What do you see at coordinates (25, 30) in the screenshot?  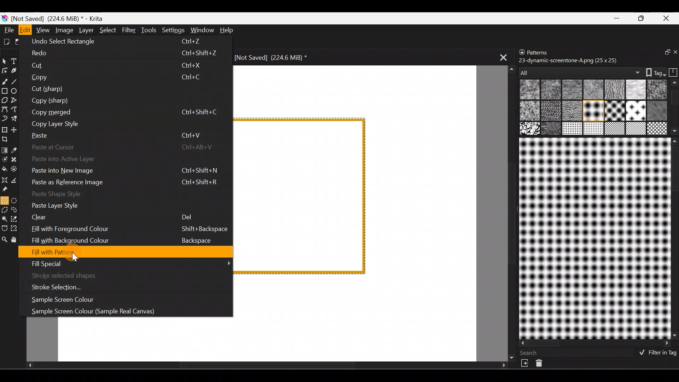 I see `Edit` at bounding box center [25, 30].